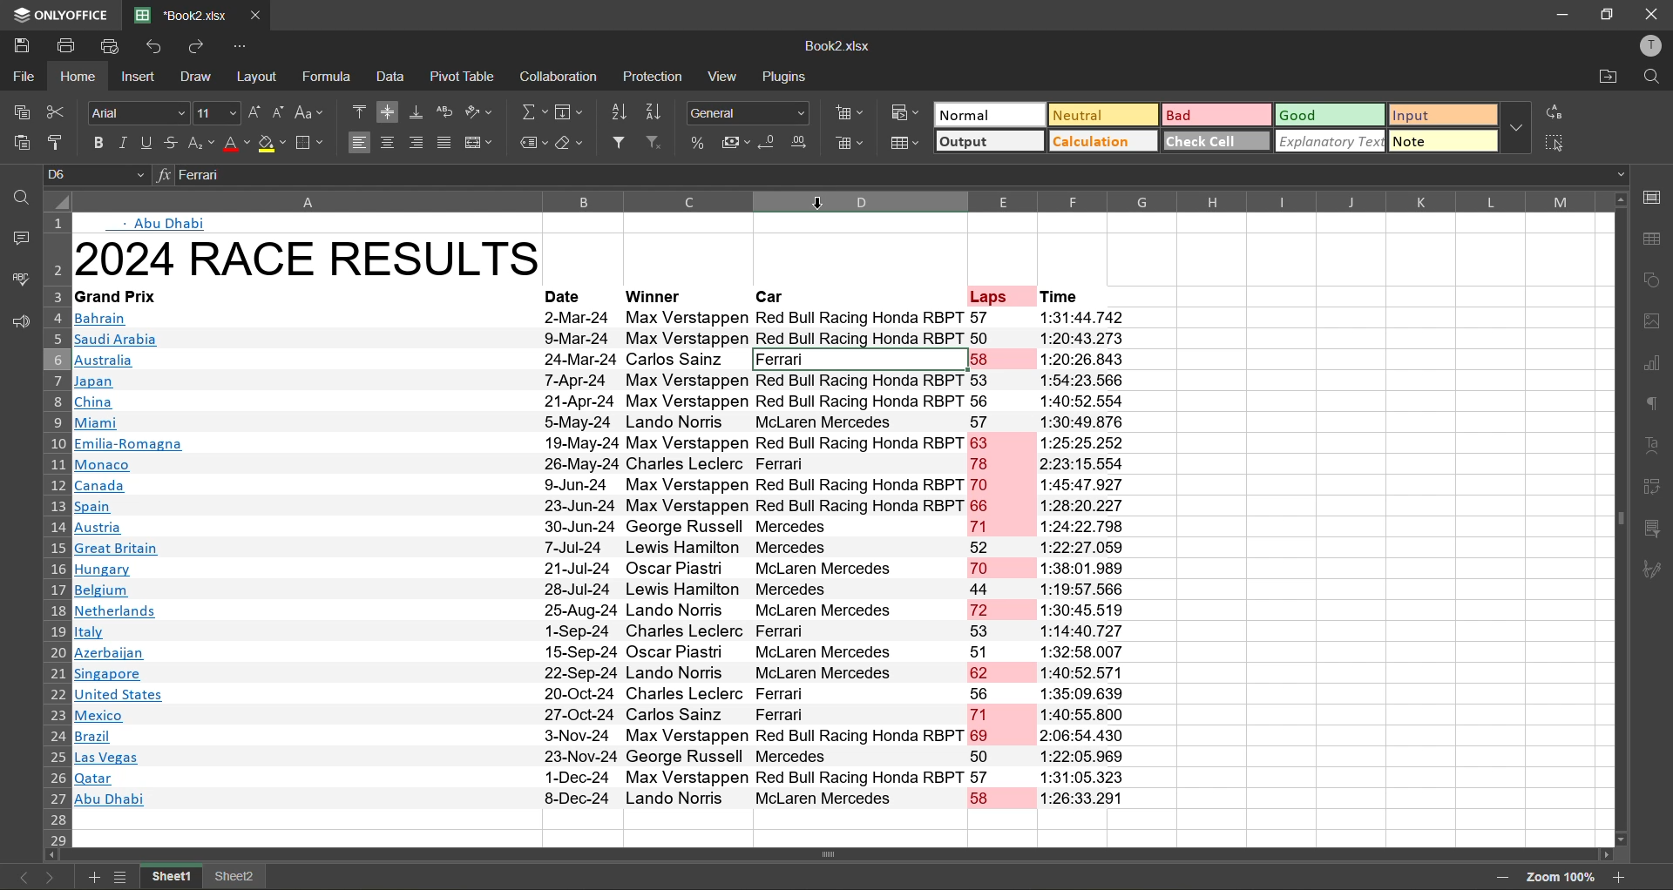  What do you see at coordinates (1620, 839) in the screenshot?
I see `move down` at bounding box center [1620, 839].